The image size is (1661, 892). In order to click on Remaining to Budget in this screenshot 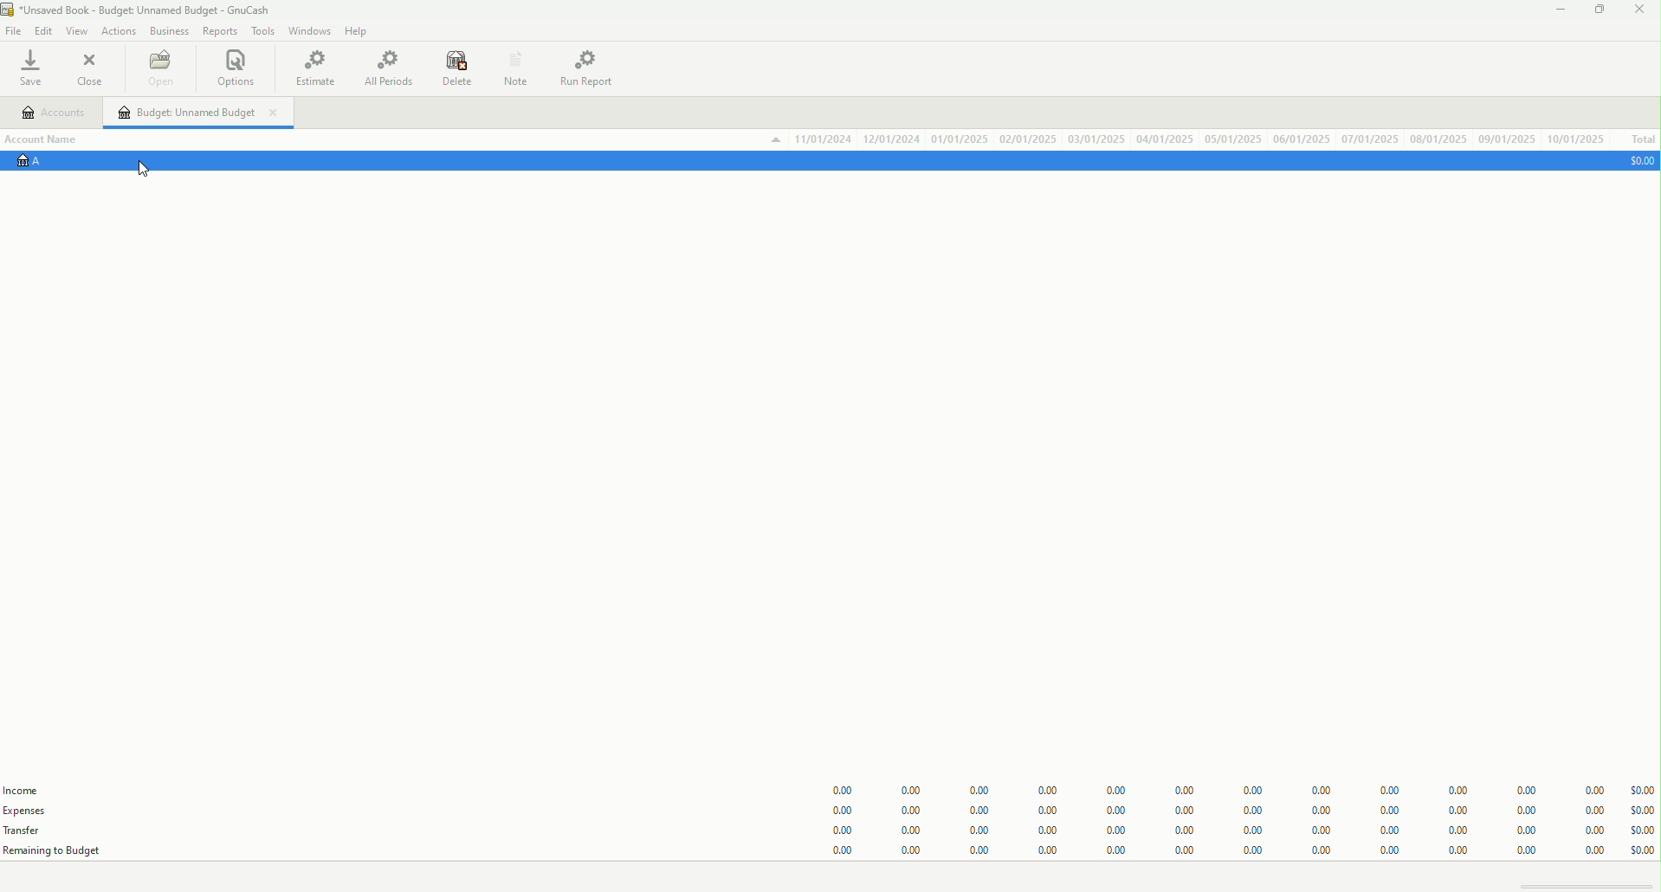, I will do `click(59, 851)`.